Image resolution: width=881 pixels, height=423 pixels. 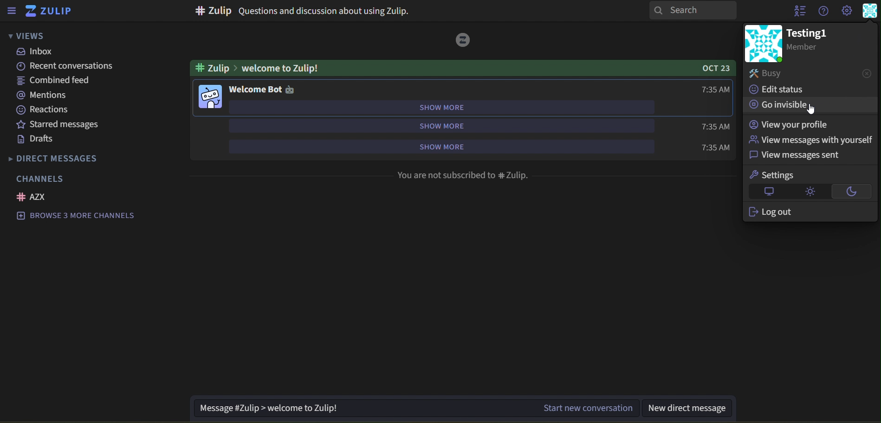 I want to click on show more, so click(x=442, y=107).